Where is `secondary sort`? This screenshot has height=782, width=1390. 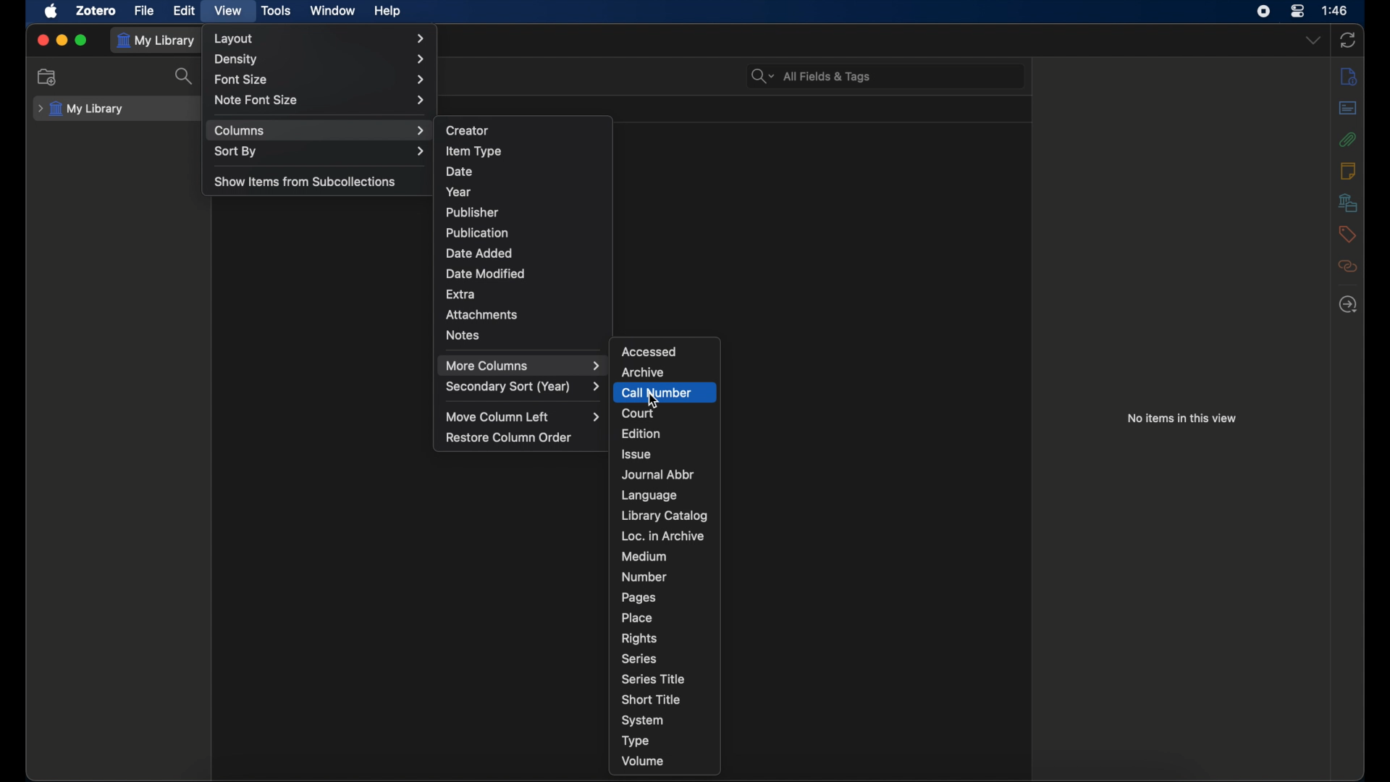 secondary sort is located at coordinates (524, 387).